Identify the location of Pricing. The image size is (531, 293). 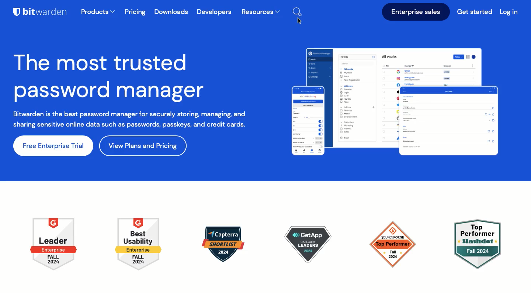
(136, 12).